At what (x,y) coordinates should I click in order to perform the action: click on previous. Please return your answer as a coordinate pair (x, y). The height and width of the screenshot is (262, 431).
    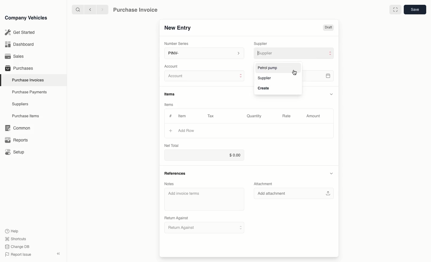
    Looking at the image, I should click on (89, 9).